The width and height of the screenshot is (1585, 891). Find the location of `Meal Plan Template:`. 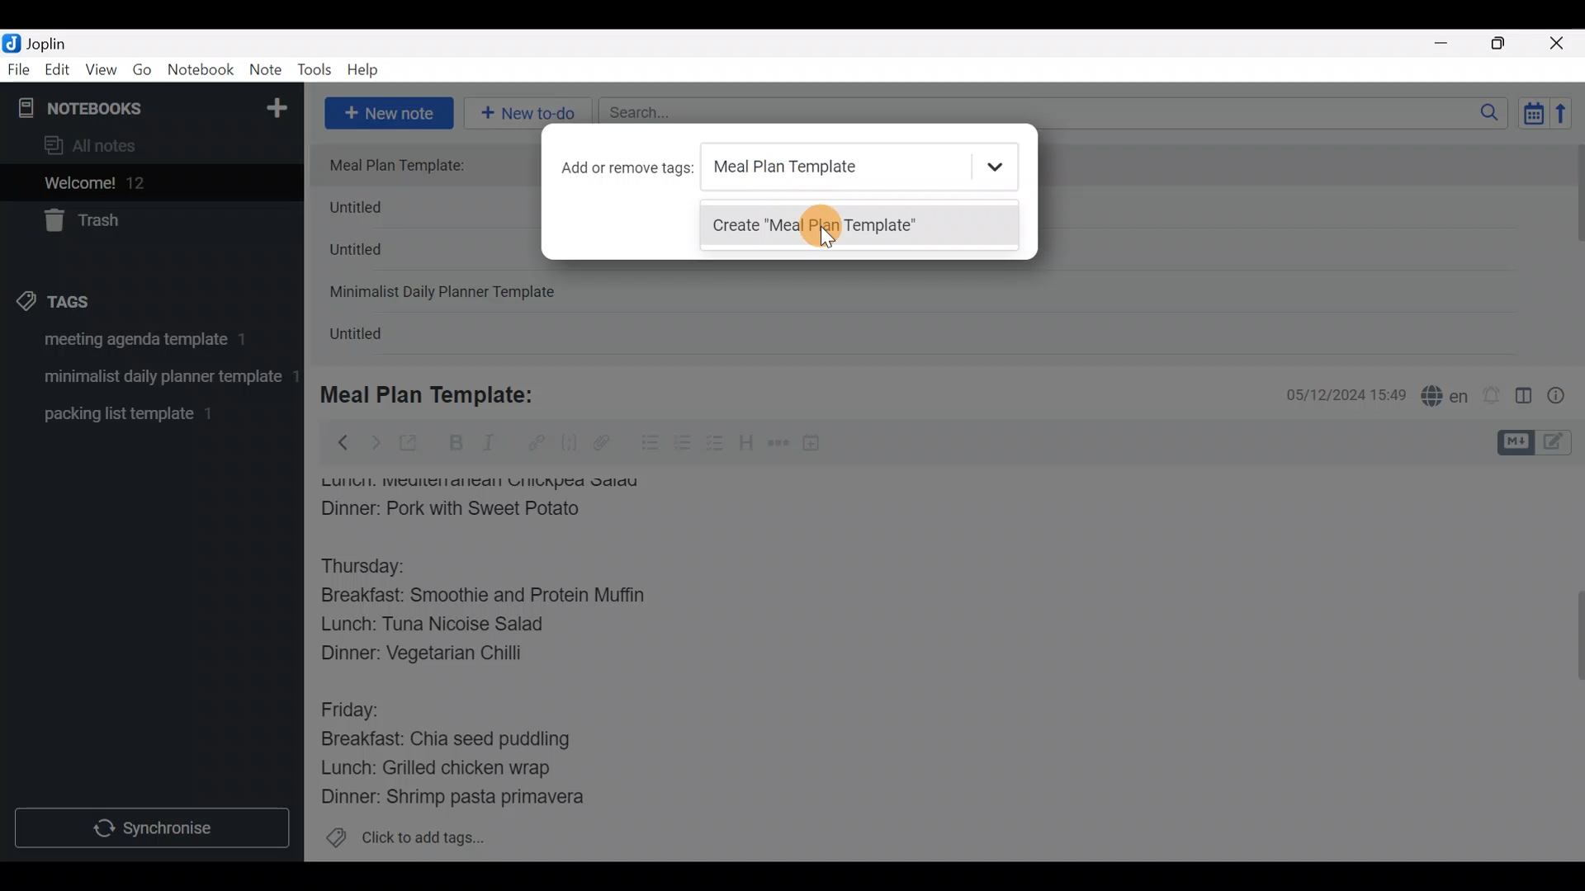

Meal Plan Template: is located at coordinates (438, 393).